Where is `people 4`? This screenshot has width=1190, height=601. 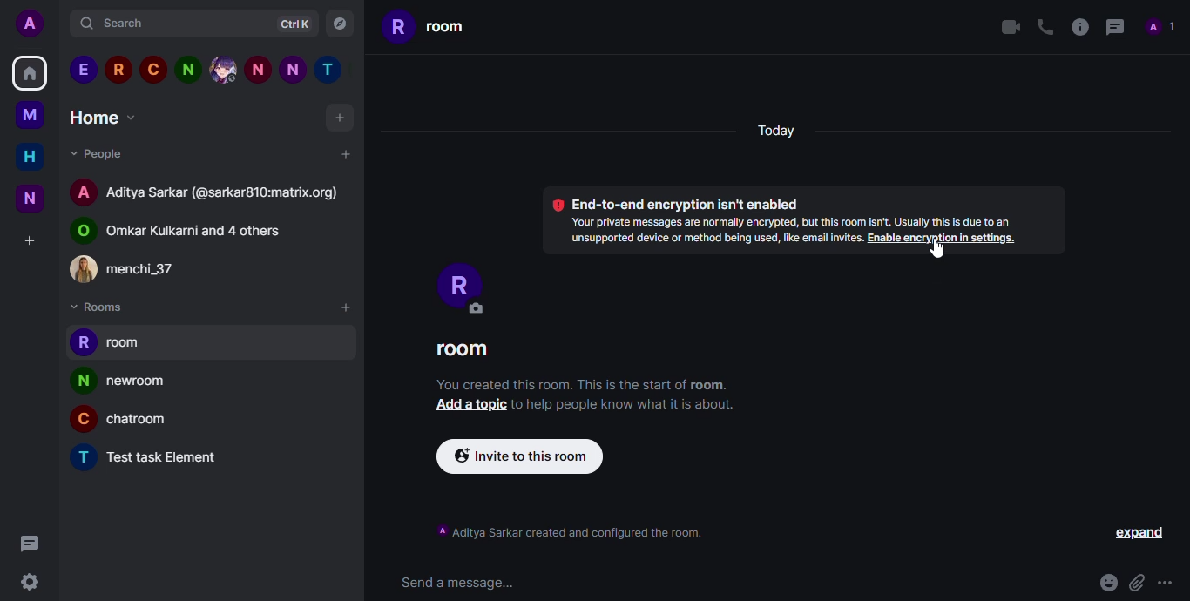
people 4 is located at coordinates (187, 69).